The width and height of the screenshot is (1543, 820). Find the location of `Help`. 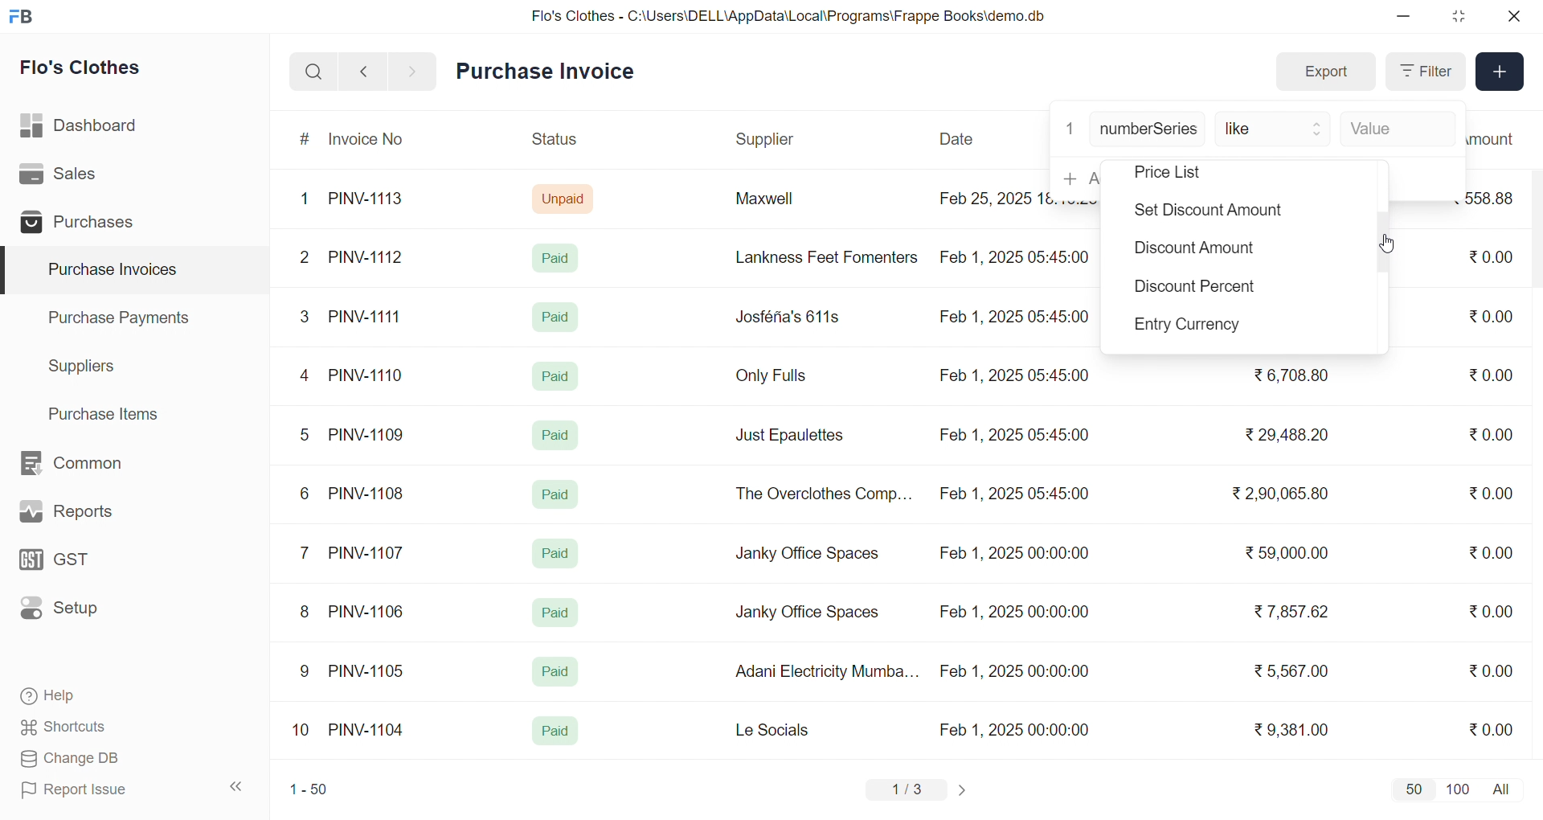

Help is located at coordinates (100, 697).